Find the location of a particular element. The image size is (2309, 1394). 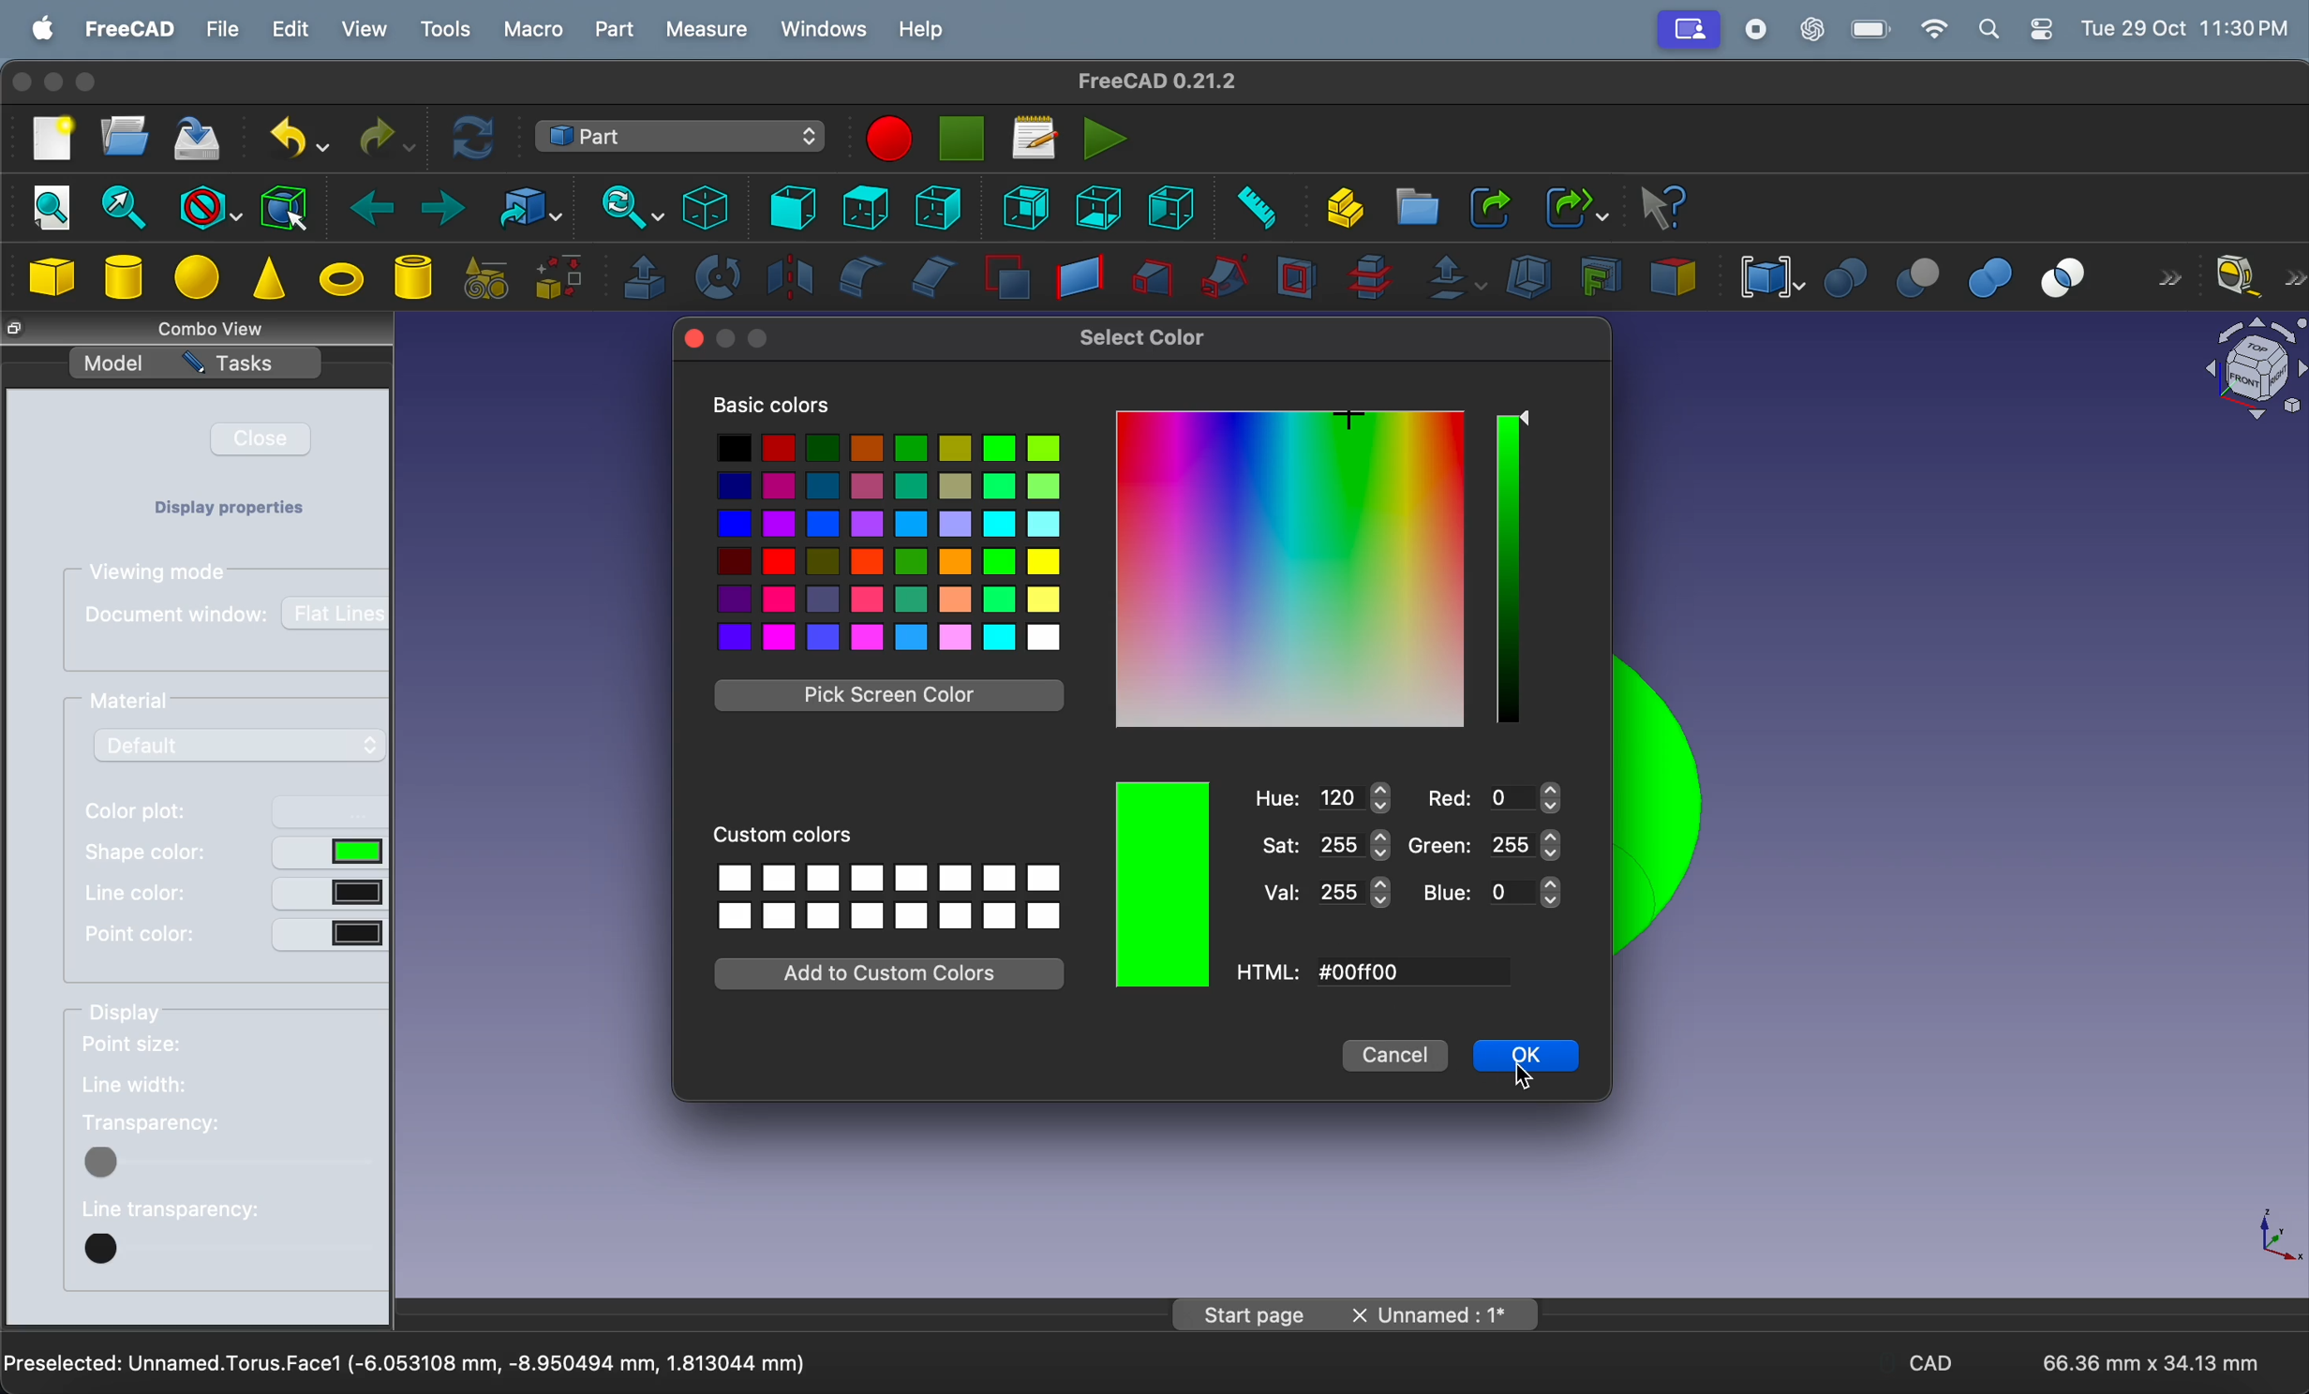

create ruled surface is located at coordinates (1080, 276).